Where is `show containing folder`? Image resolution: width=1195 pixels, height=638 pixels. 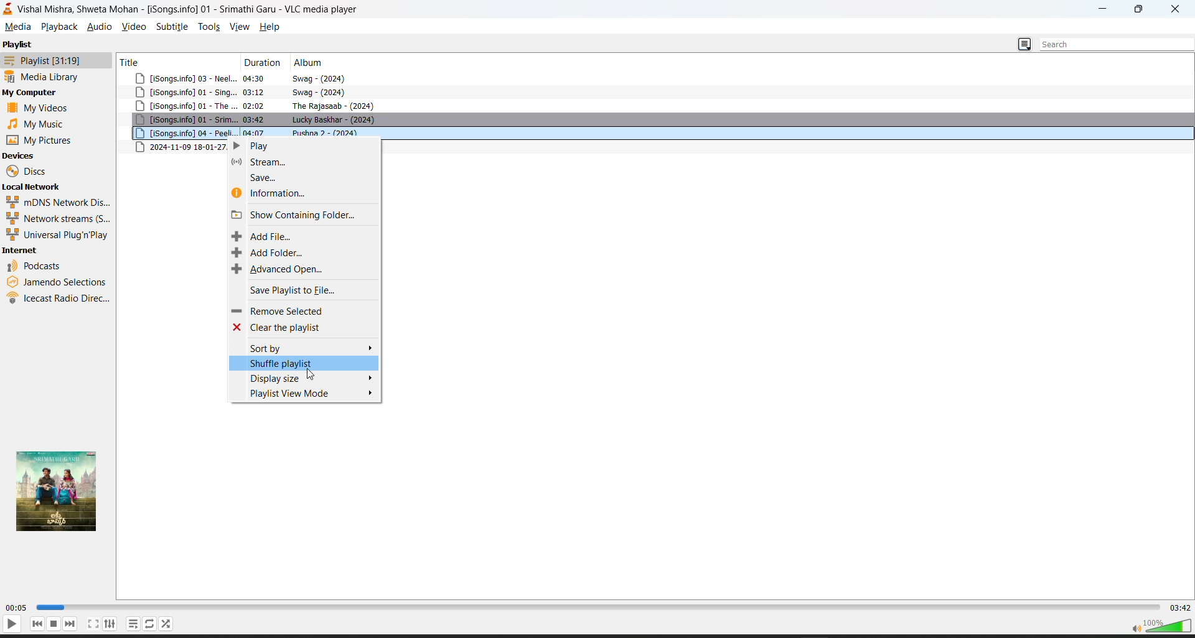 show containing folder is located at coordinates (293, 215).